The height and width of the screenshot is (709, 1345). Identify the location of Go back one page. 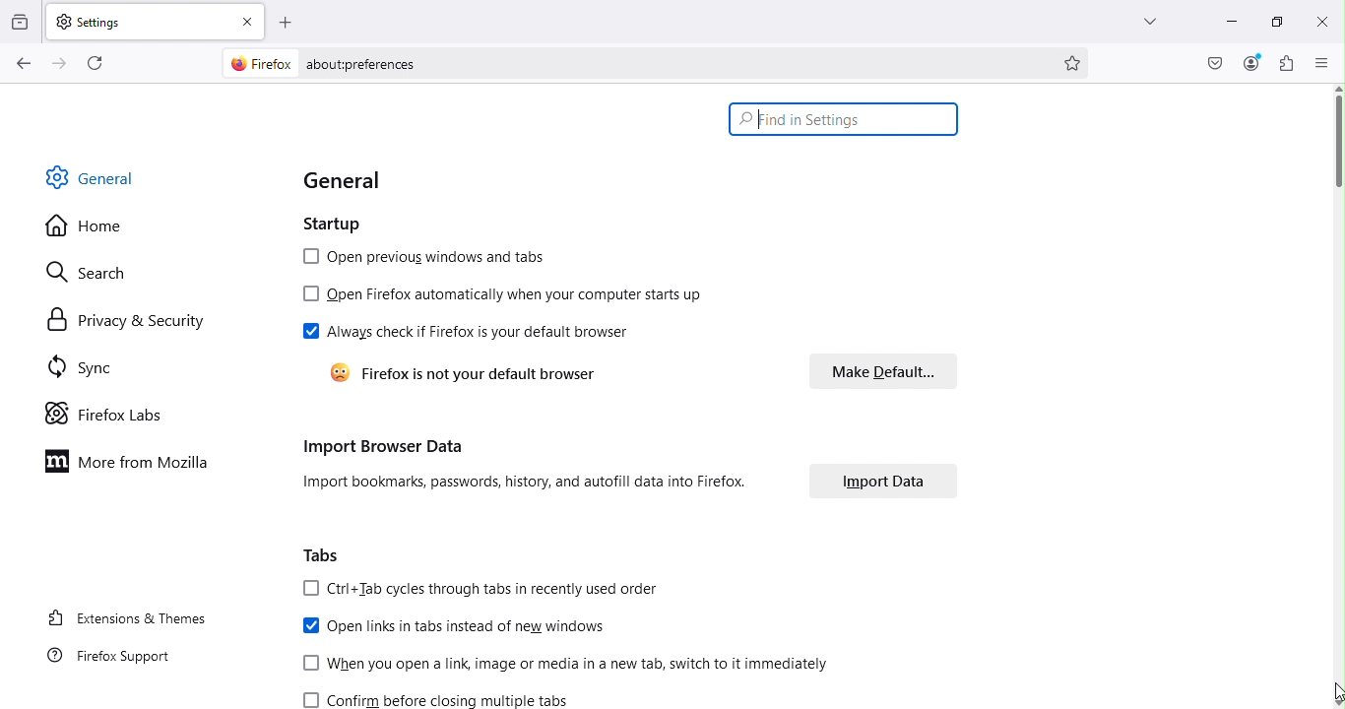
(24, 64).